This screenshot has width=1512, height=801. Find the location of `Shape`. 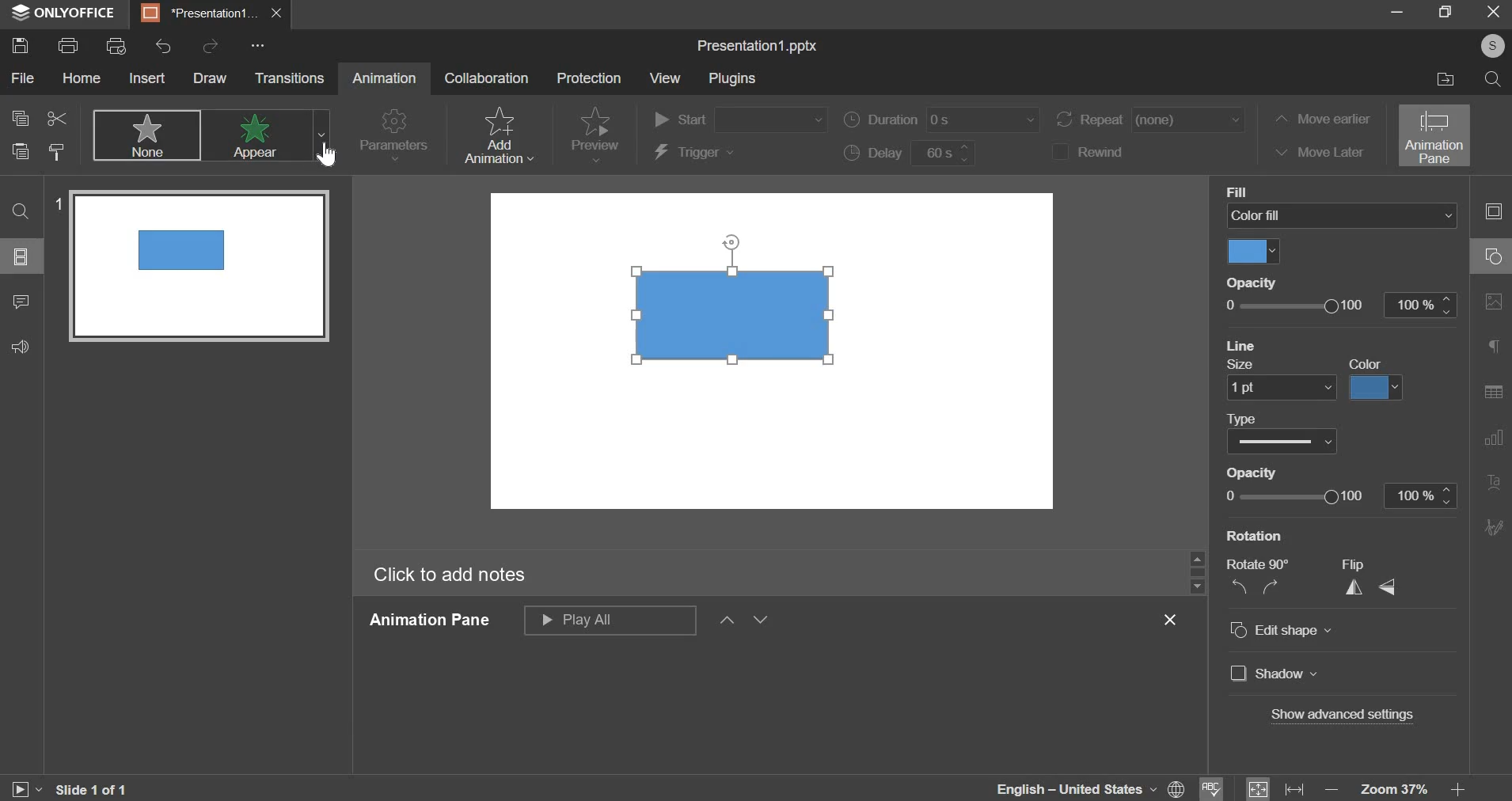

Shape is located at coordinates (743, 313).